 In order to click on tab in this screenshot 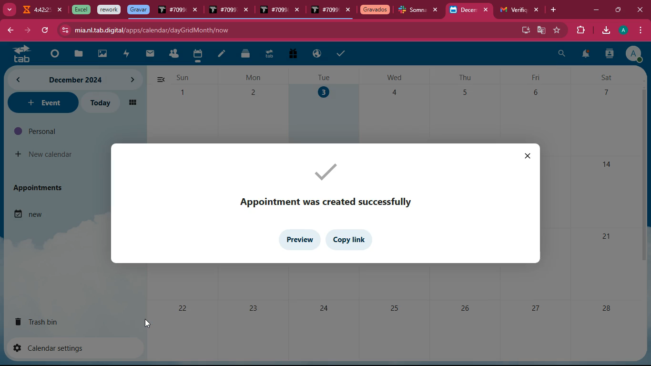, I will do `click(512, 10)`.